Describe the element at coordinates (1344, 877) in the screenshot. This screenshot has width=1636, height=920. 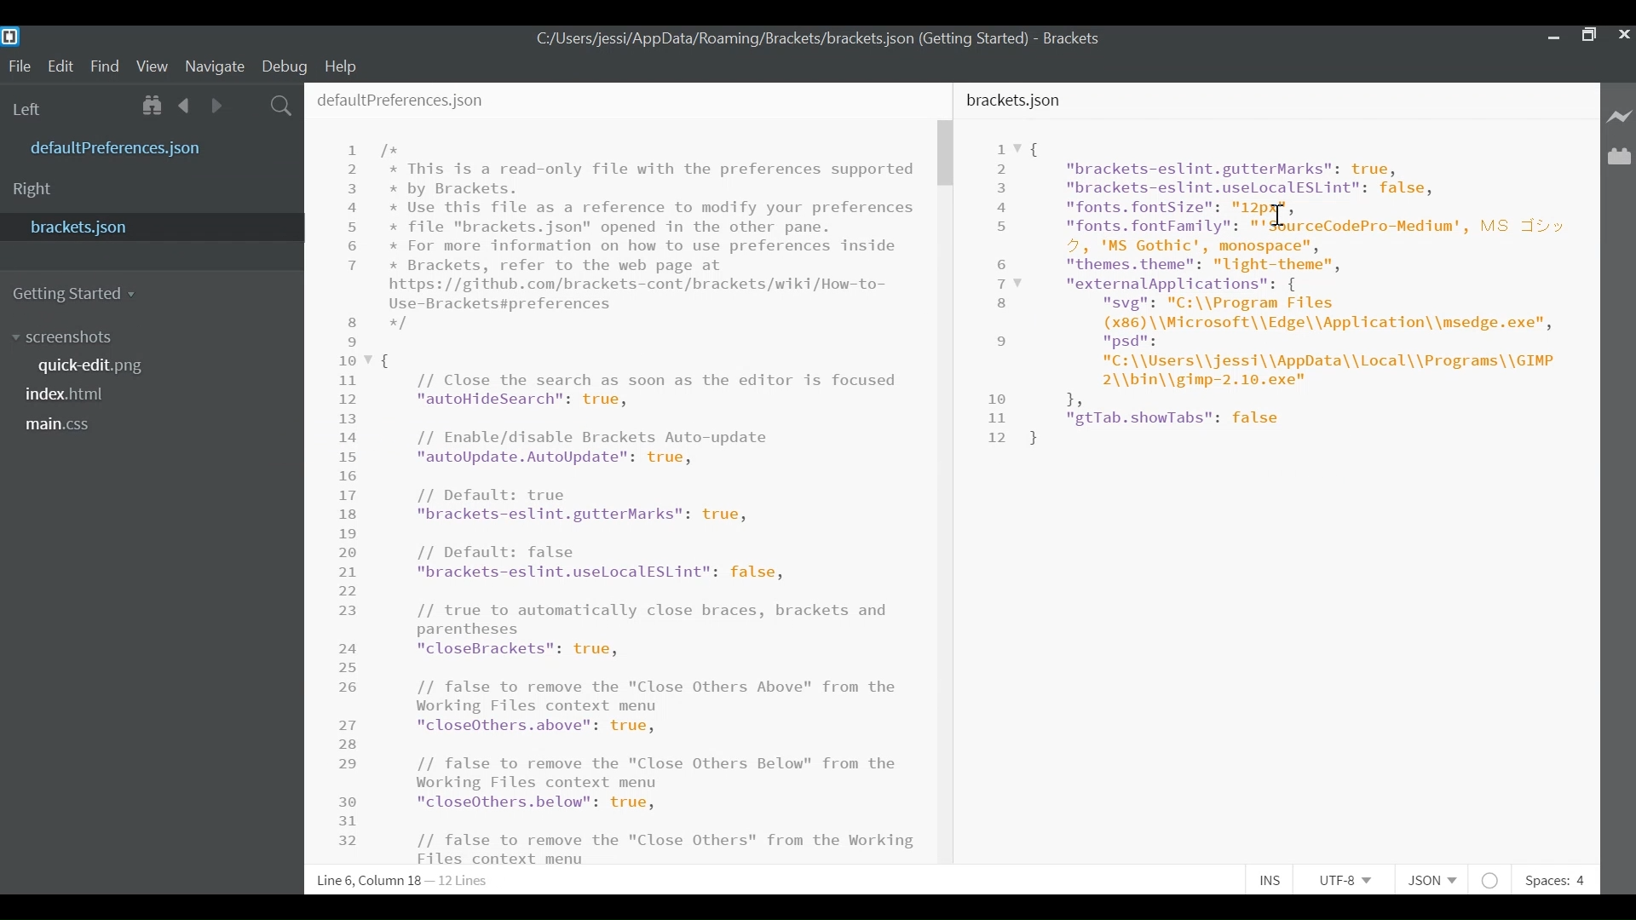
I see `UTF-8` at that location.